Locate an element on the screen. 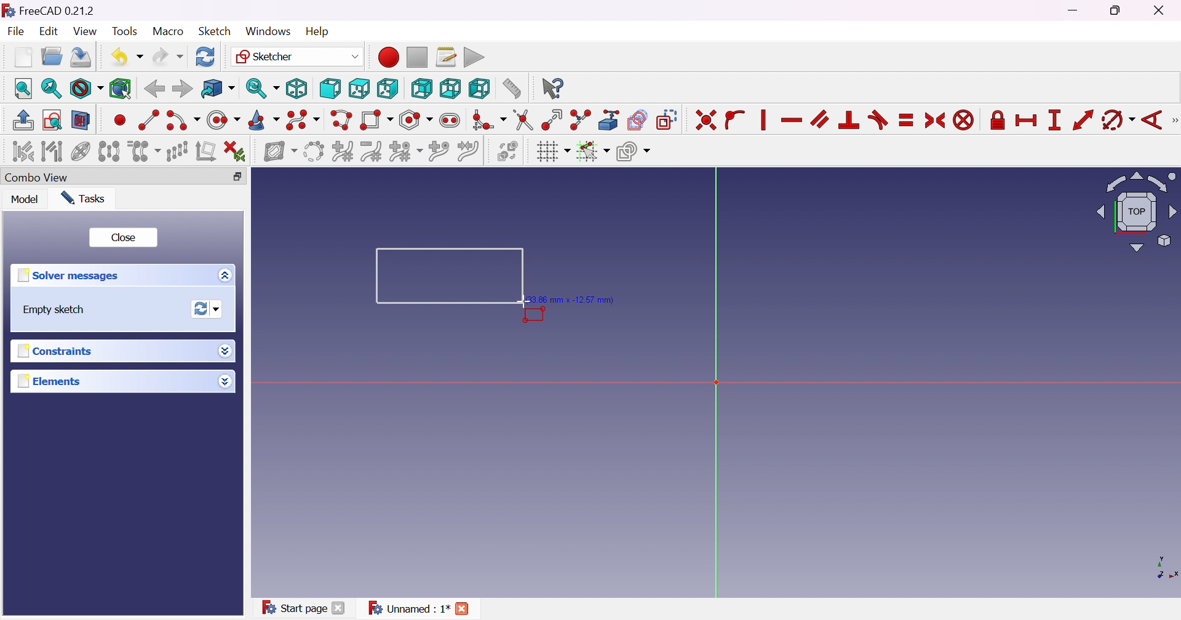 The width and height of the screenshot is (1181, 620). Constrain block is located at coordinates (964, 121).